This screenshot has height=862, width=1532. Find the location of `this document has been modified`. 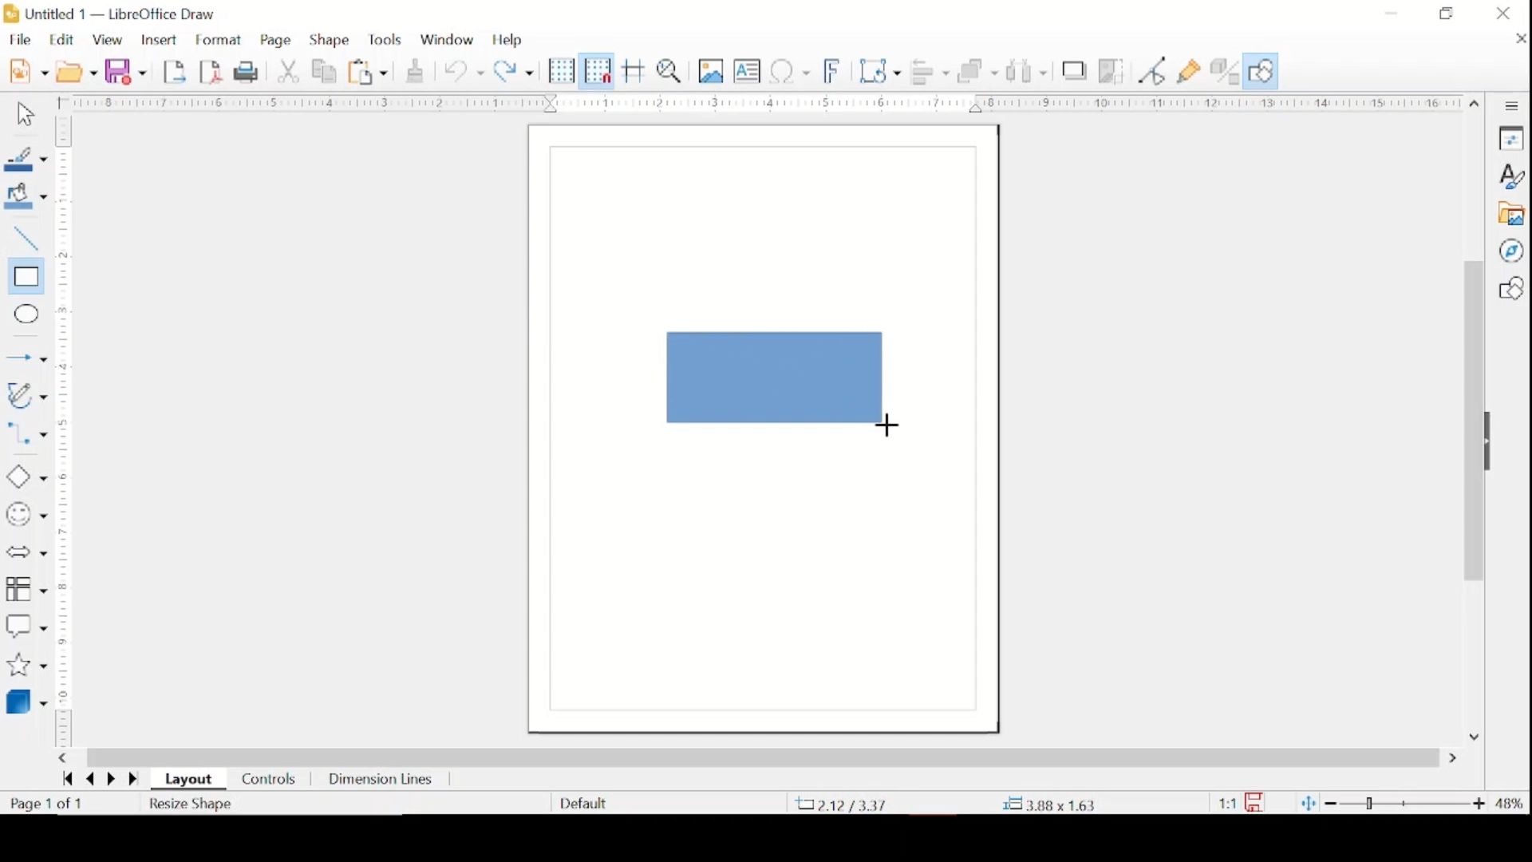

this document has been modified is located at coordinates (1242, 803).